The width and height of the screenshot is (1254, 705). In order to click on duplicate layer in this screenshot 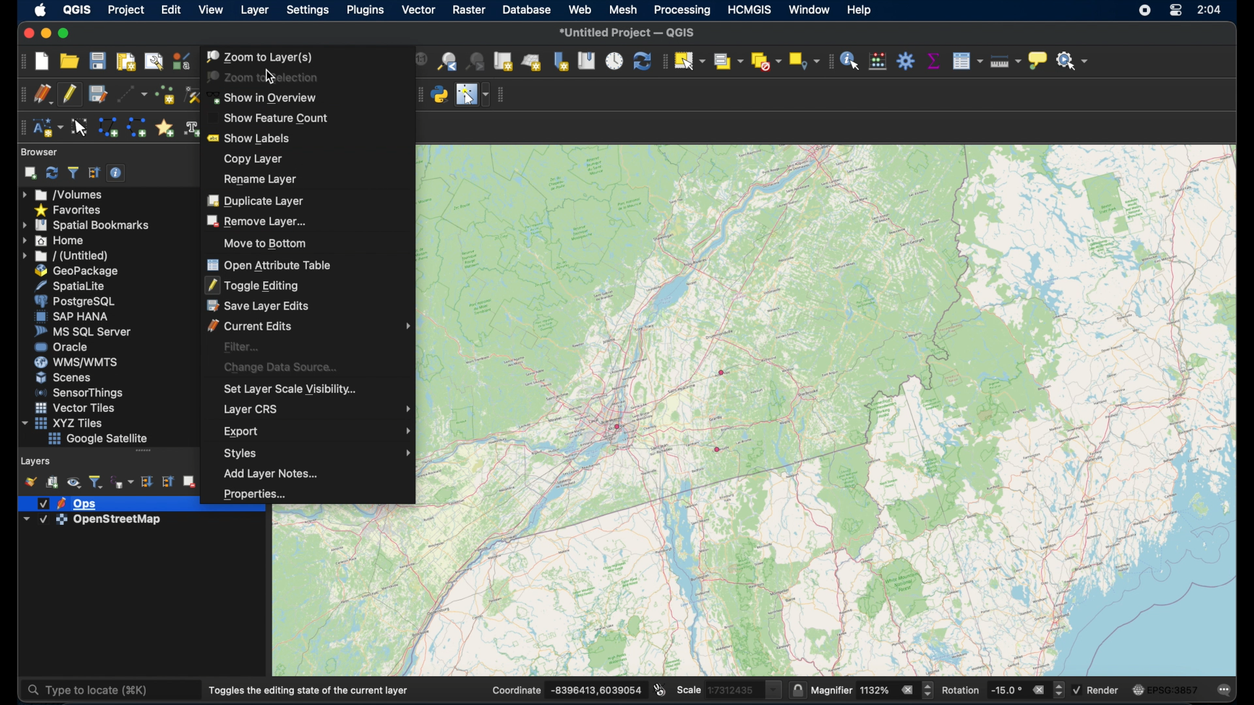, I will do `click(255, 200)`.